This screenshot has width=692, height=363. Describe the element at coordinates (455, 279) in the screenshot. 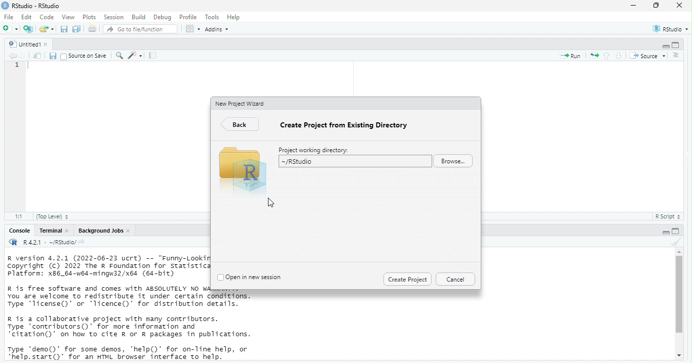

I see `cancel` at that location.